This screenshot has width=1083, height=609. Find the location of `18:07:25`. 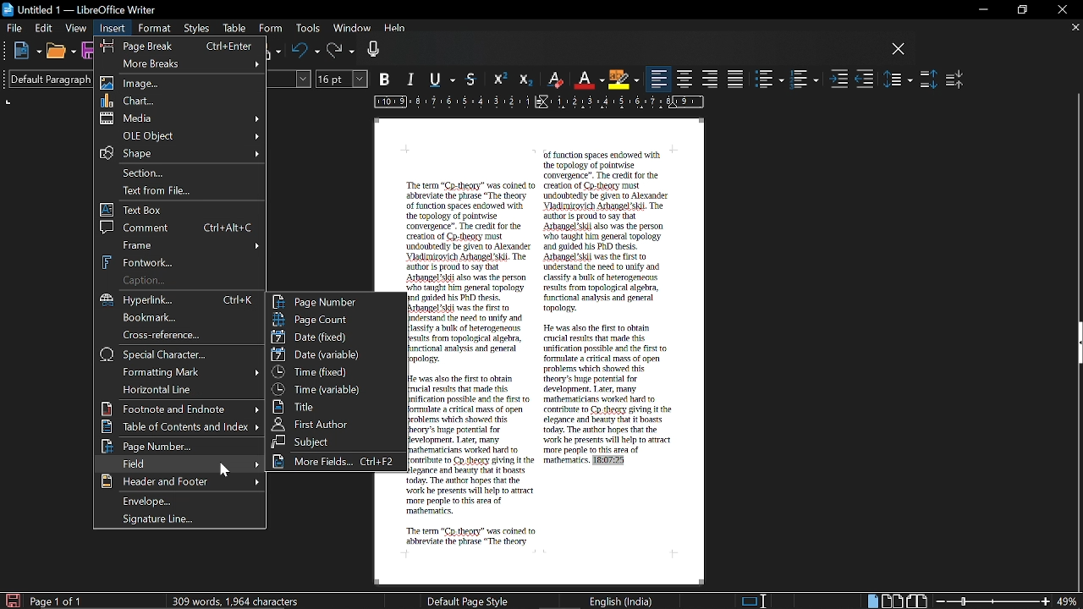

18:07:25 is located at coordinates (608, 461).